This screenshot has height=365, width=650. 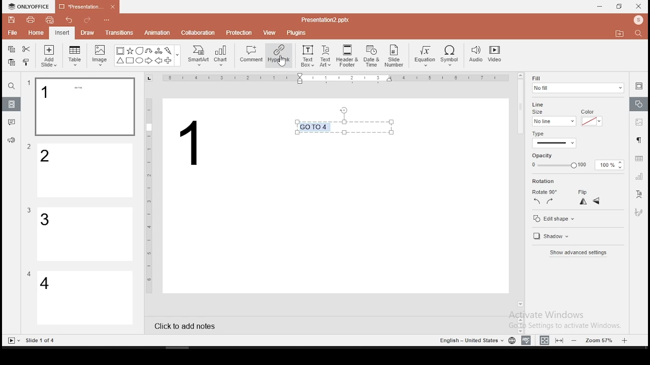 What do you see at coordinates (554, 140) in the screenshot?
I see `line type` at bounding box center [554, 140].